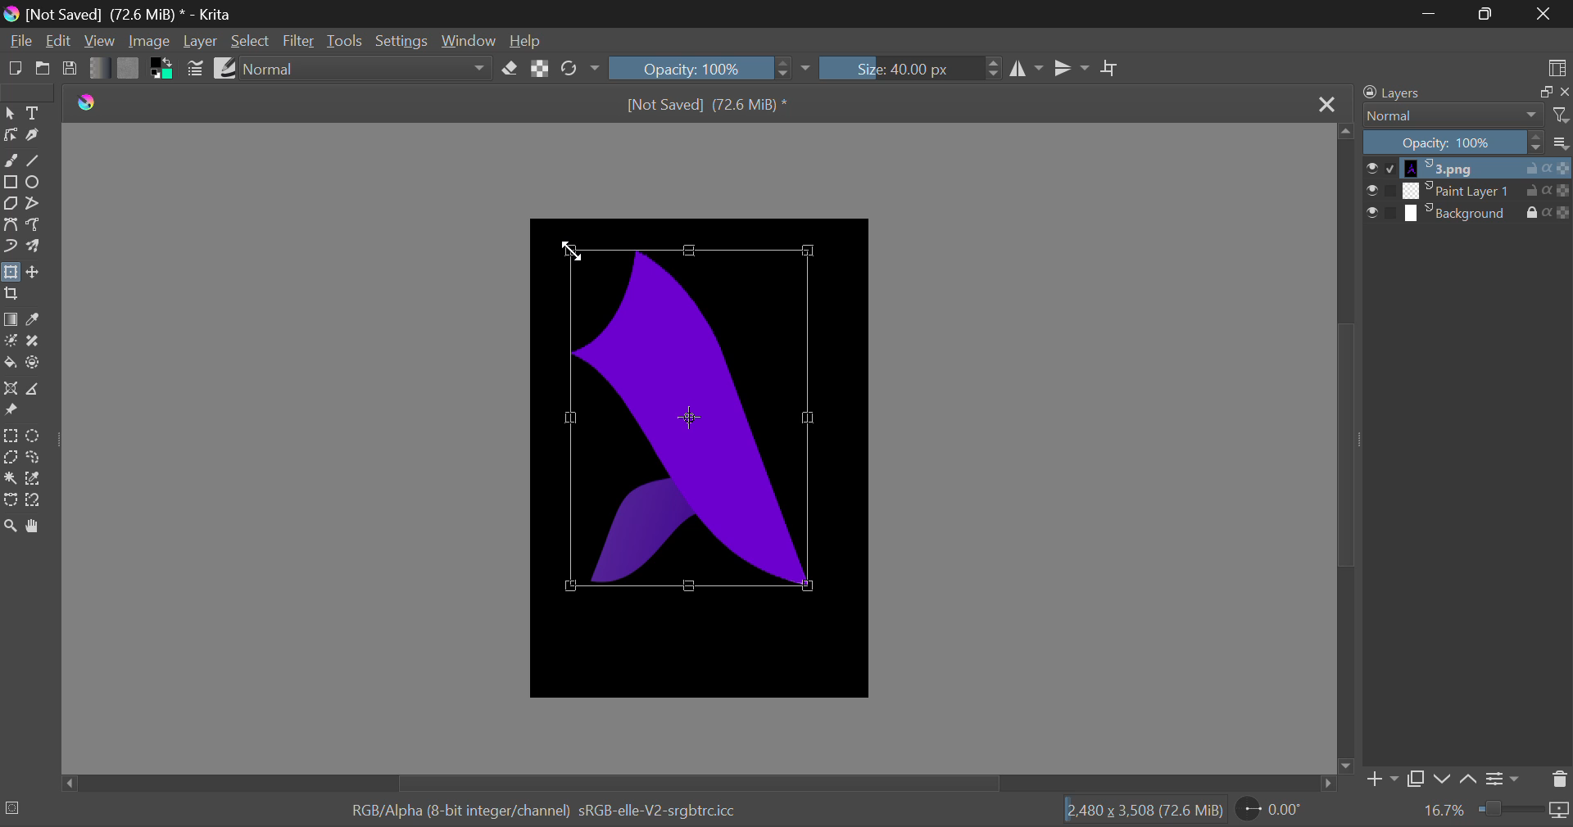 The height and width of the screenshot is (827, 1573). What do you see at coordinates (701, 70) in the screenshot?
I see `Opacity` at bounding box center [701, 70].